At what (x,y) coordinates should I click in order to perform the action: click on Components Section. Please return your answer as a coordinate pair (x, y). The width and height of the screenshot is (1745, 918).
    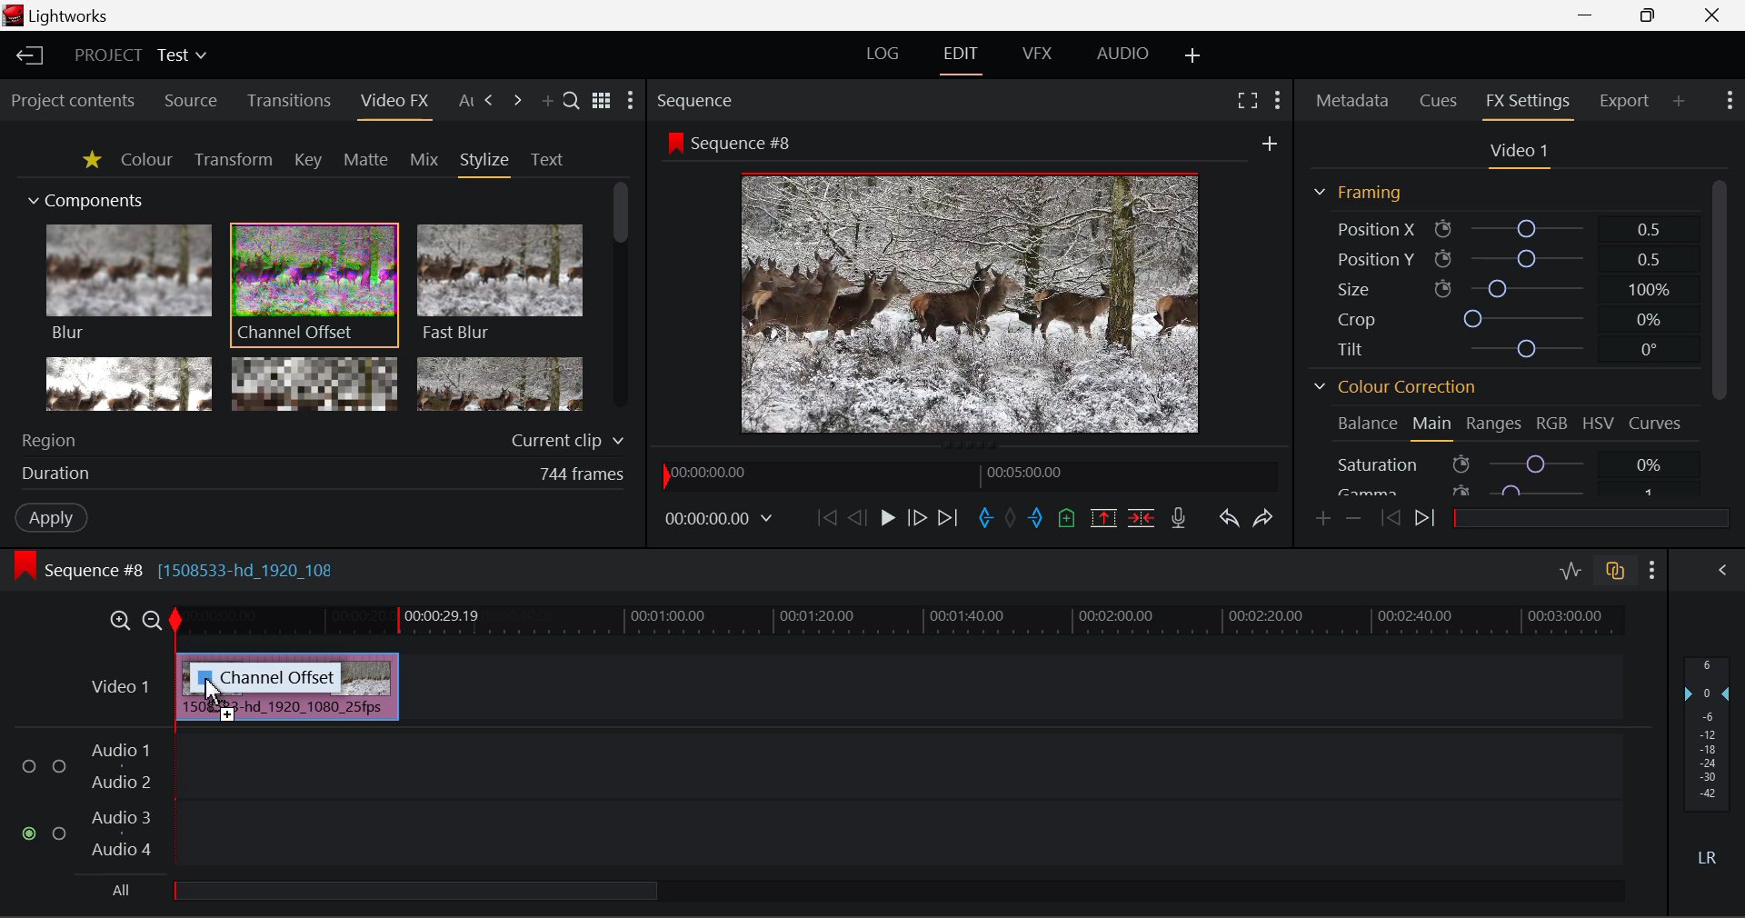
    Looking at the image, I should click on (84, 197).